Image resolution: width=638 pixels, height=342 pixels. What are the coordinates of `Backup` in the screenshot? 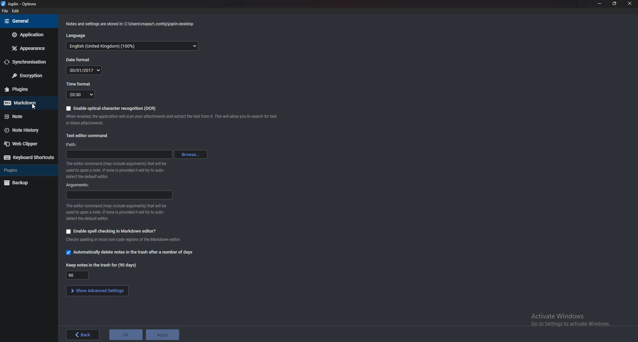 It's located at (24, 183).